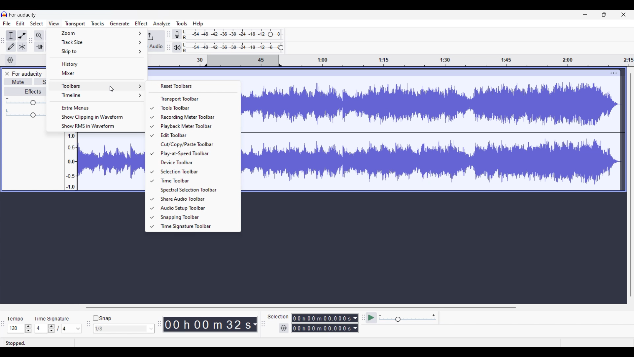  I want to click on Spectral selection toolbar, so click(197, 190).